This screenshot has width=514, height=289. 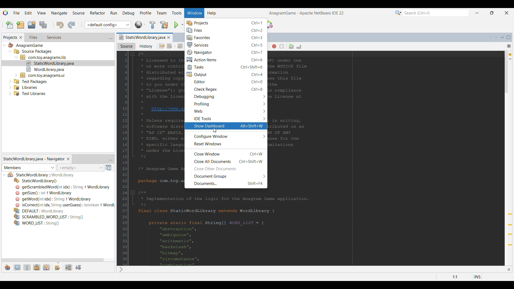 What do you see at coordinates (45, 175) in the screenshot?
I see `` at bounding box center [45, 175].